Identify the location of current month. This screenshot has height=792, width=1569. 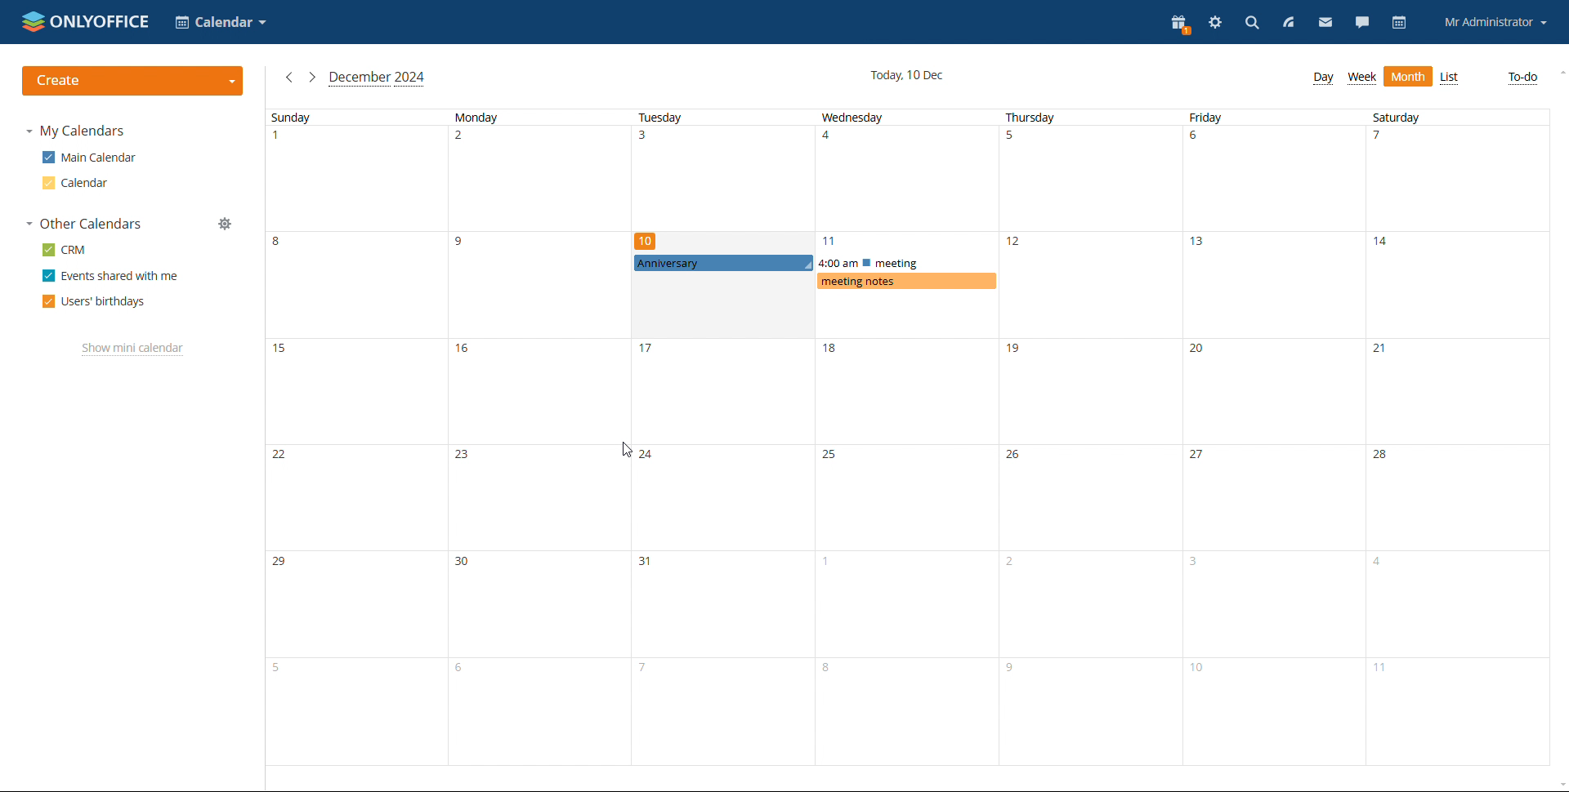
(377, 79).